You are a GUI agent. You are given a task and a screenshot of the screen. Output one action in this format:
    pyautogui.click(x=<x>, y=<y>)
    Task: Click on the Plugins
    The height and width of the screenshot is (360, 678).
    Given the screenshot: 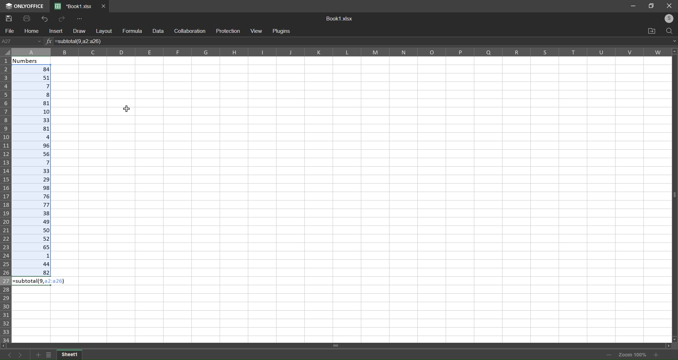 What is the action you would take?
    pyautogui.click(x=284, y=31)
    